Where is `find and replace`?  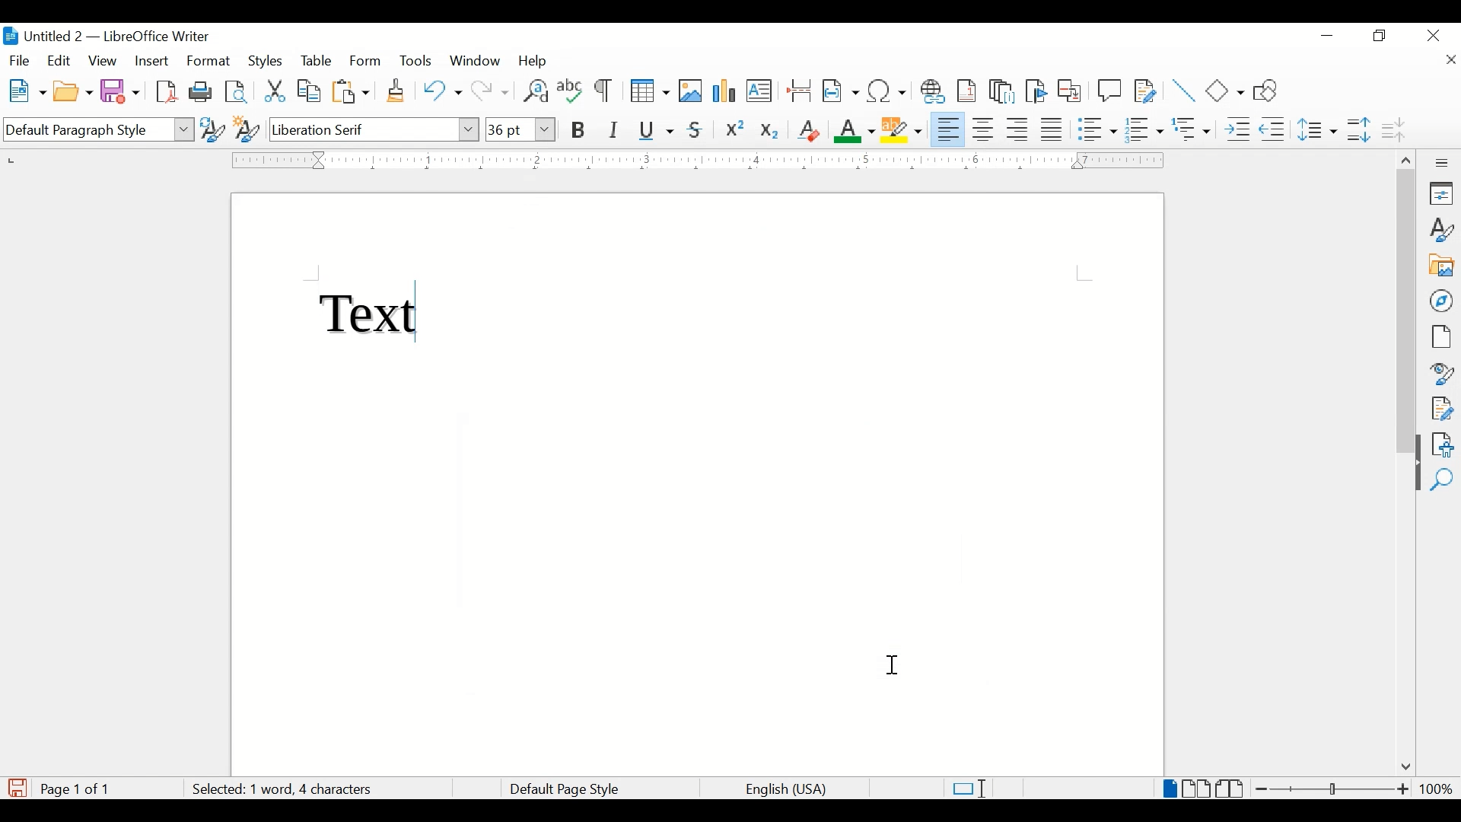
find and replace is located at coordinates (534, 91).